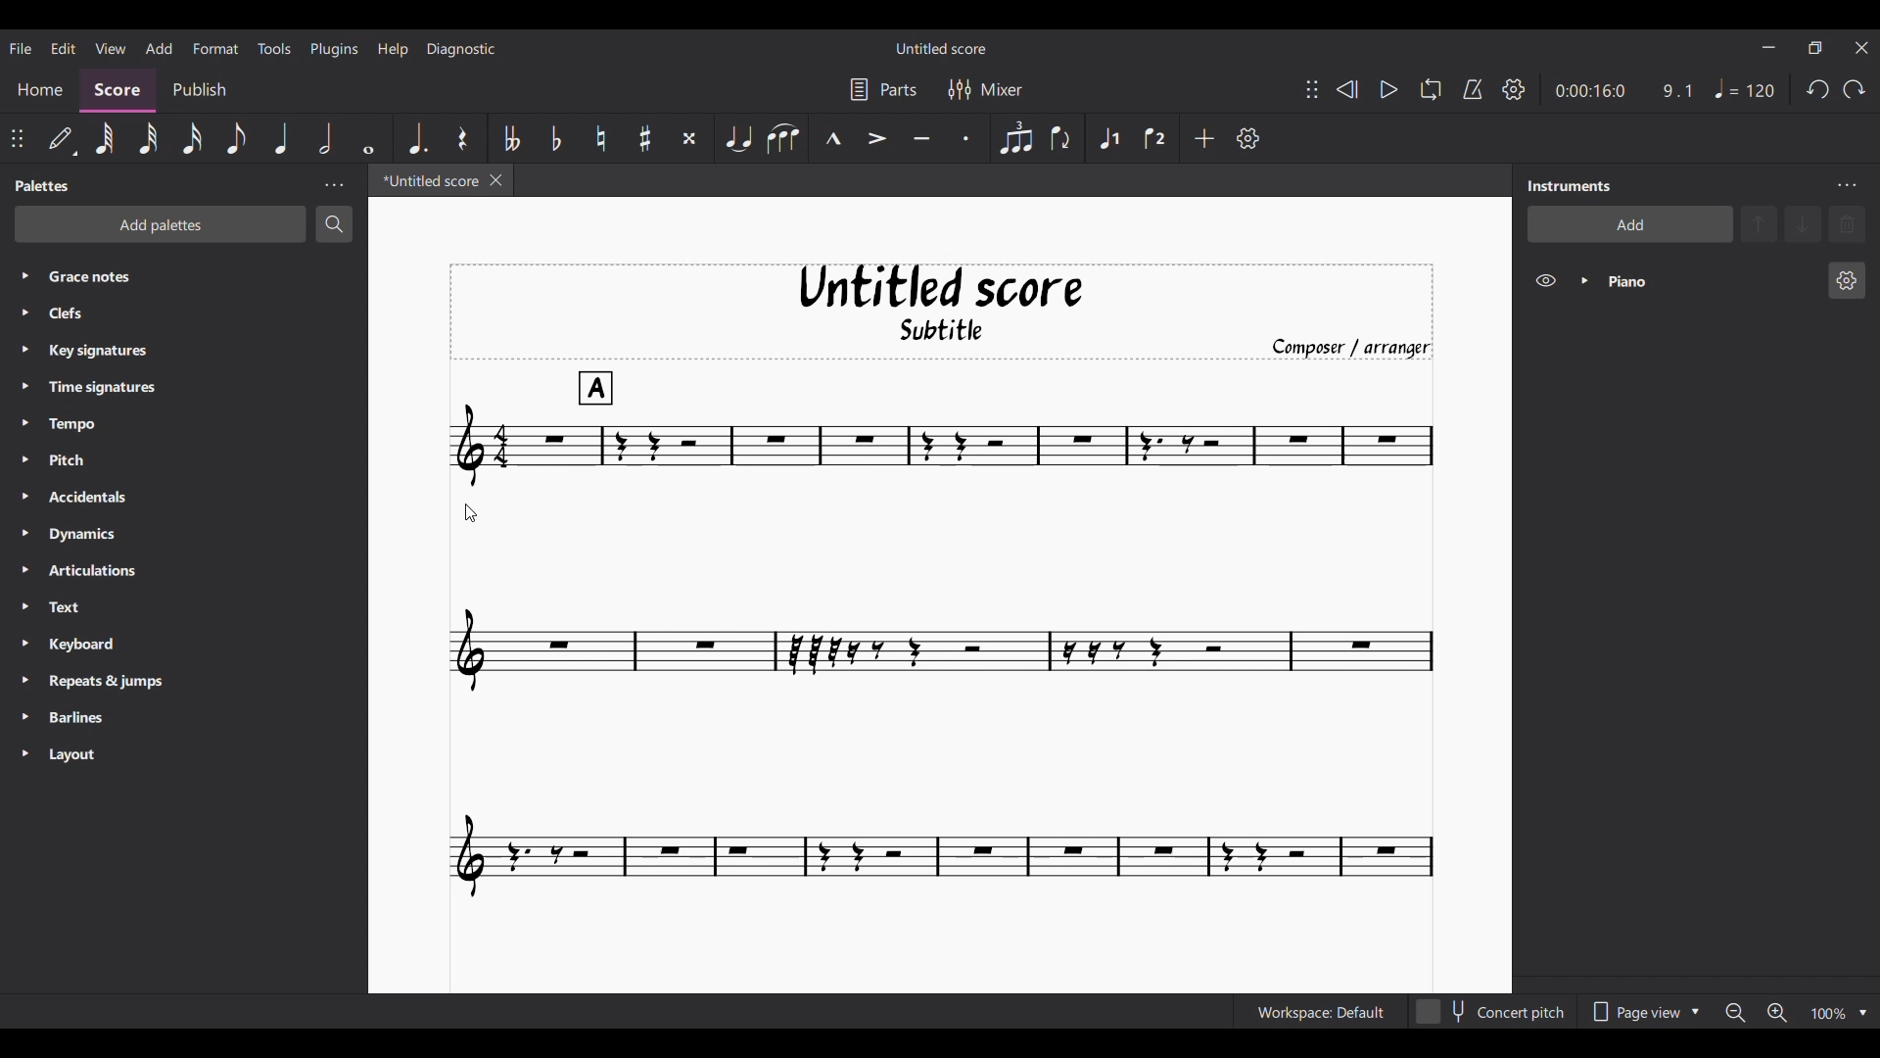 The height and width of the screenshot is (1058, 1880). Describe the element at coordinates (112, 458) in the screenshot. I see `Pitch` at that location.